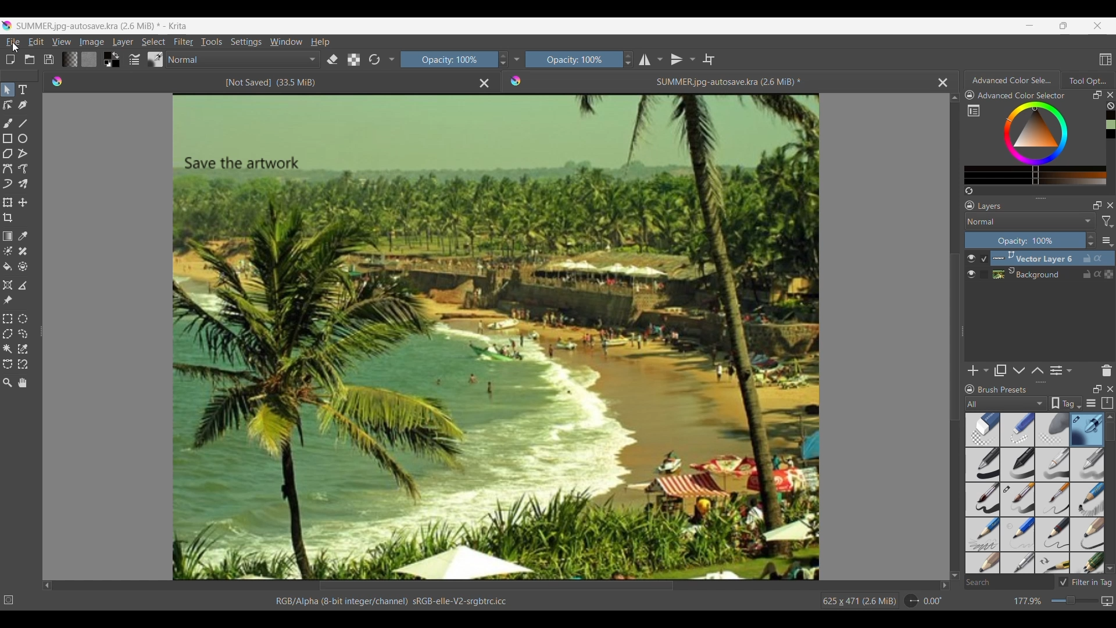  Describe the element at coordinates (320, 42) in the screenshot. I see `Help` at that location.